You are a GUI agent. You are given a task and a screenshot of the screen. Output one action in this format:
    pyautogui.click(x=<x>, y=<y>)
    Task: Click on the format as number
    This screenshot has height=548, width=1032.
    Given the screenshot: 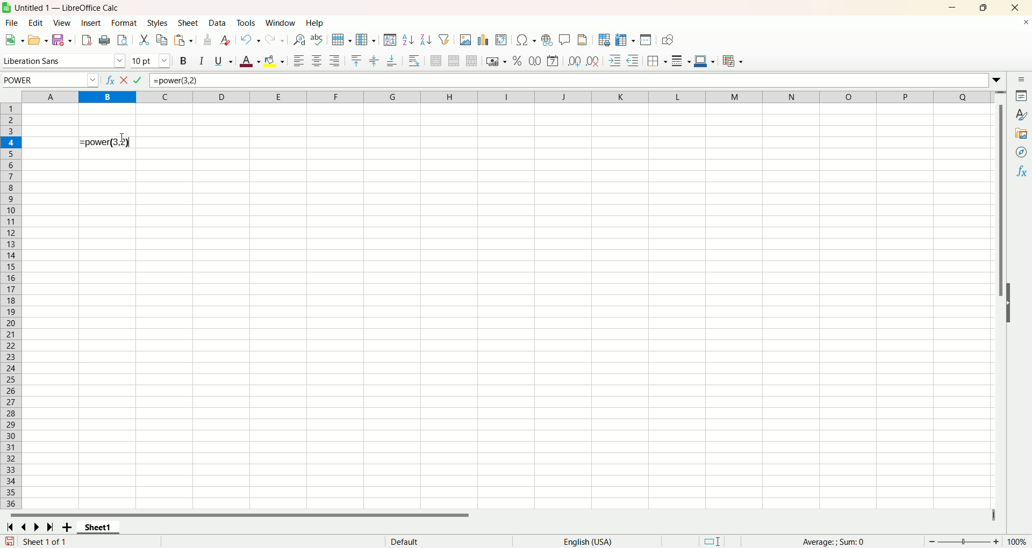 What is the action you would take?
    pyautogui.click(x=535, y=61)
    